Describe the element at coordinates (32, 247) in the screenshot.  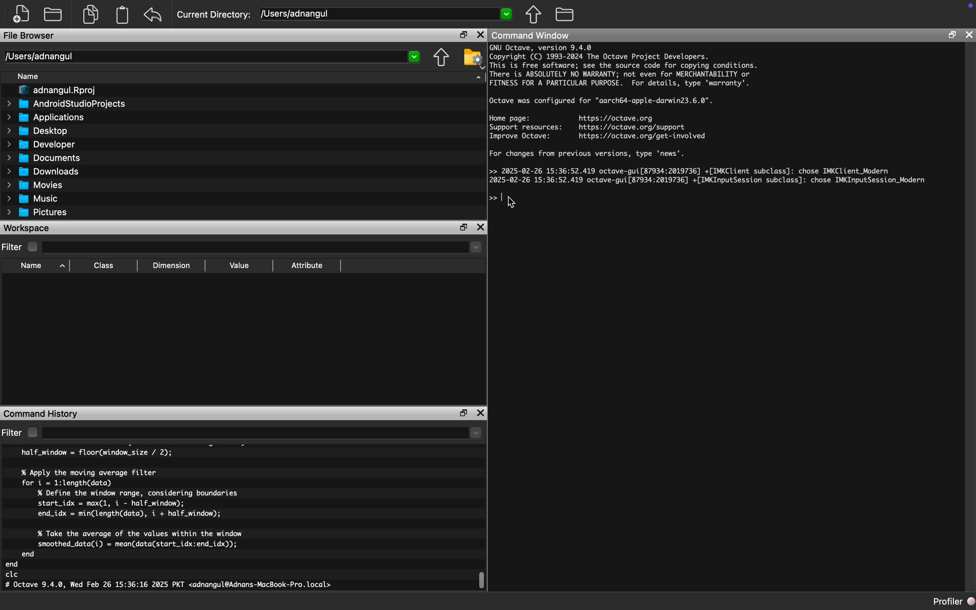
I see `Checkbox` at that location.